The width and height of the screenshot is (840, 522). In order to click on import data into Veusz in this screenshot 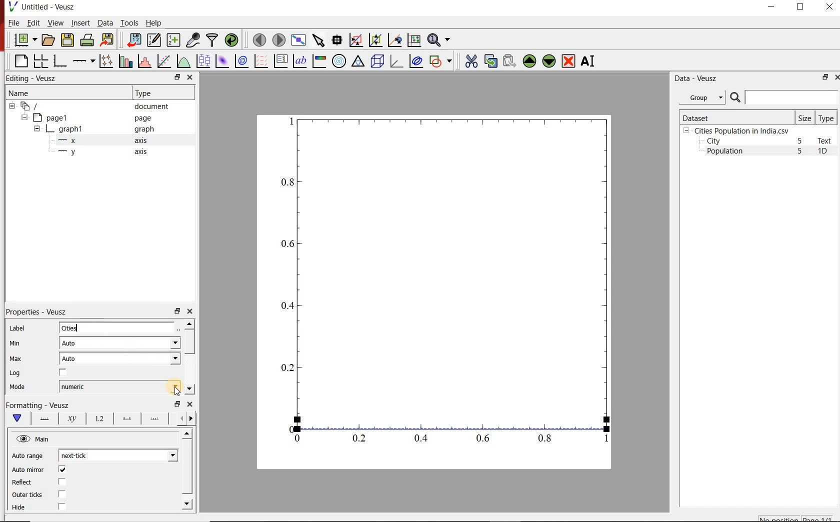, I will do `click(133, 39)`.